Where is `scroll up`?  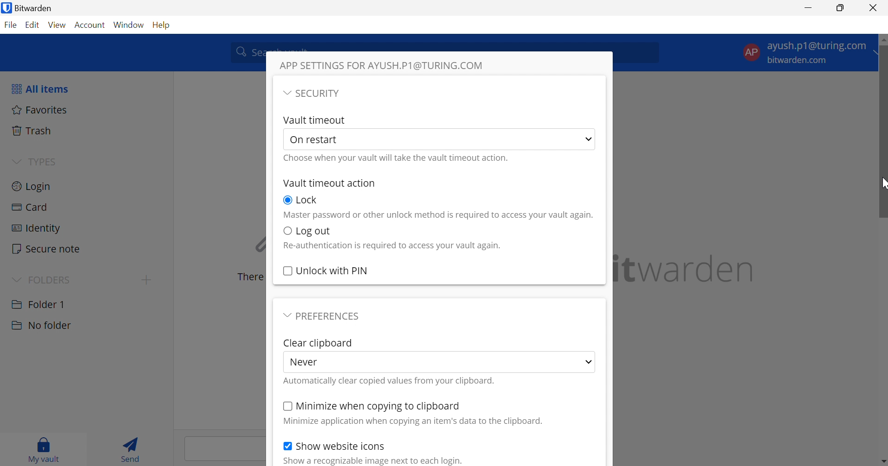
scroll up is located at coordinates (879, 38).